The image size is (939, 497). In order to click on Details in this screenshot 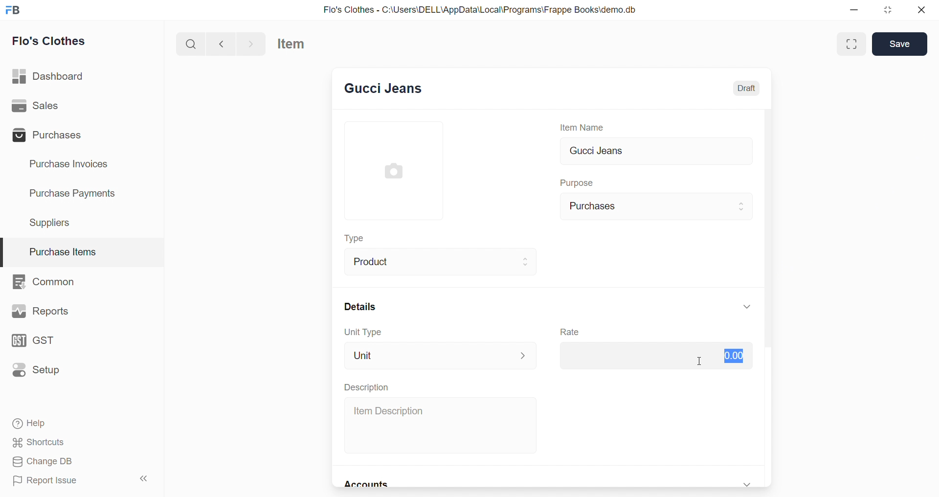, I will do `click(358, 306)`.